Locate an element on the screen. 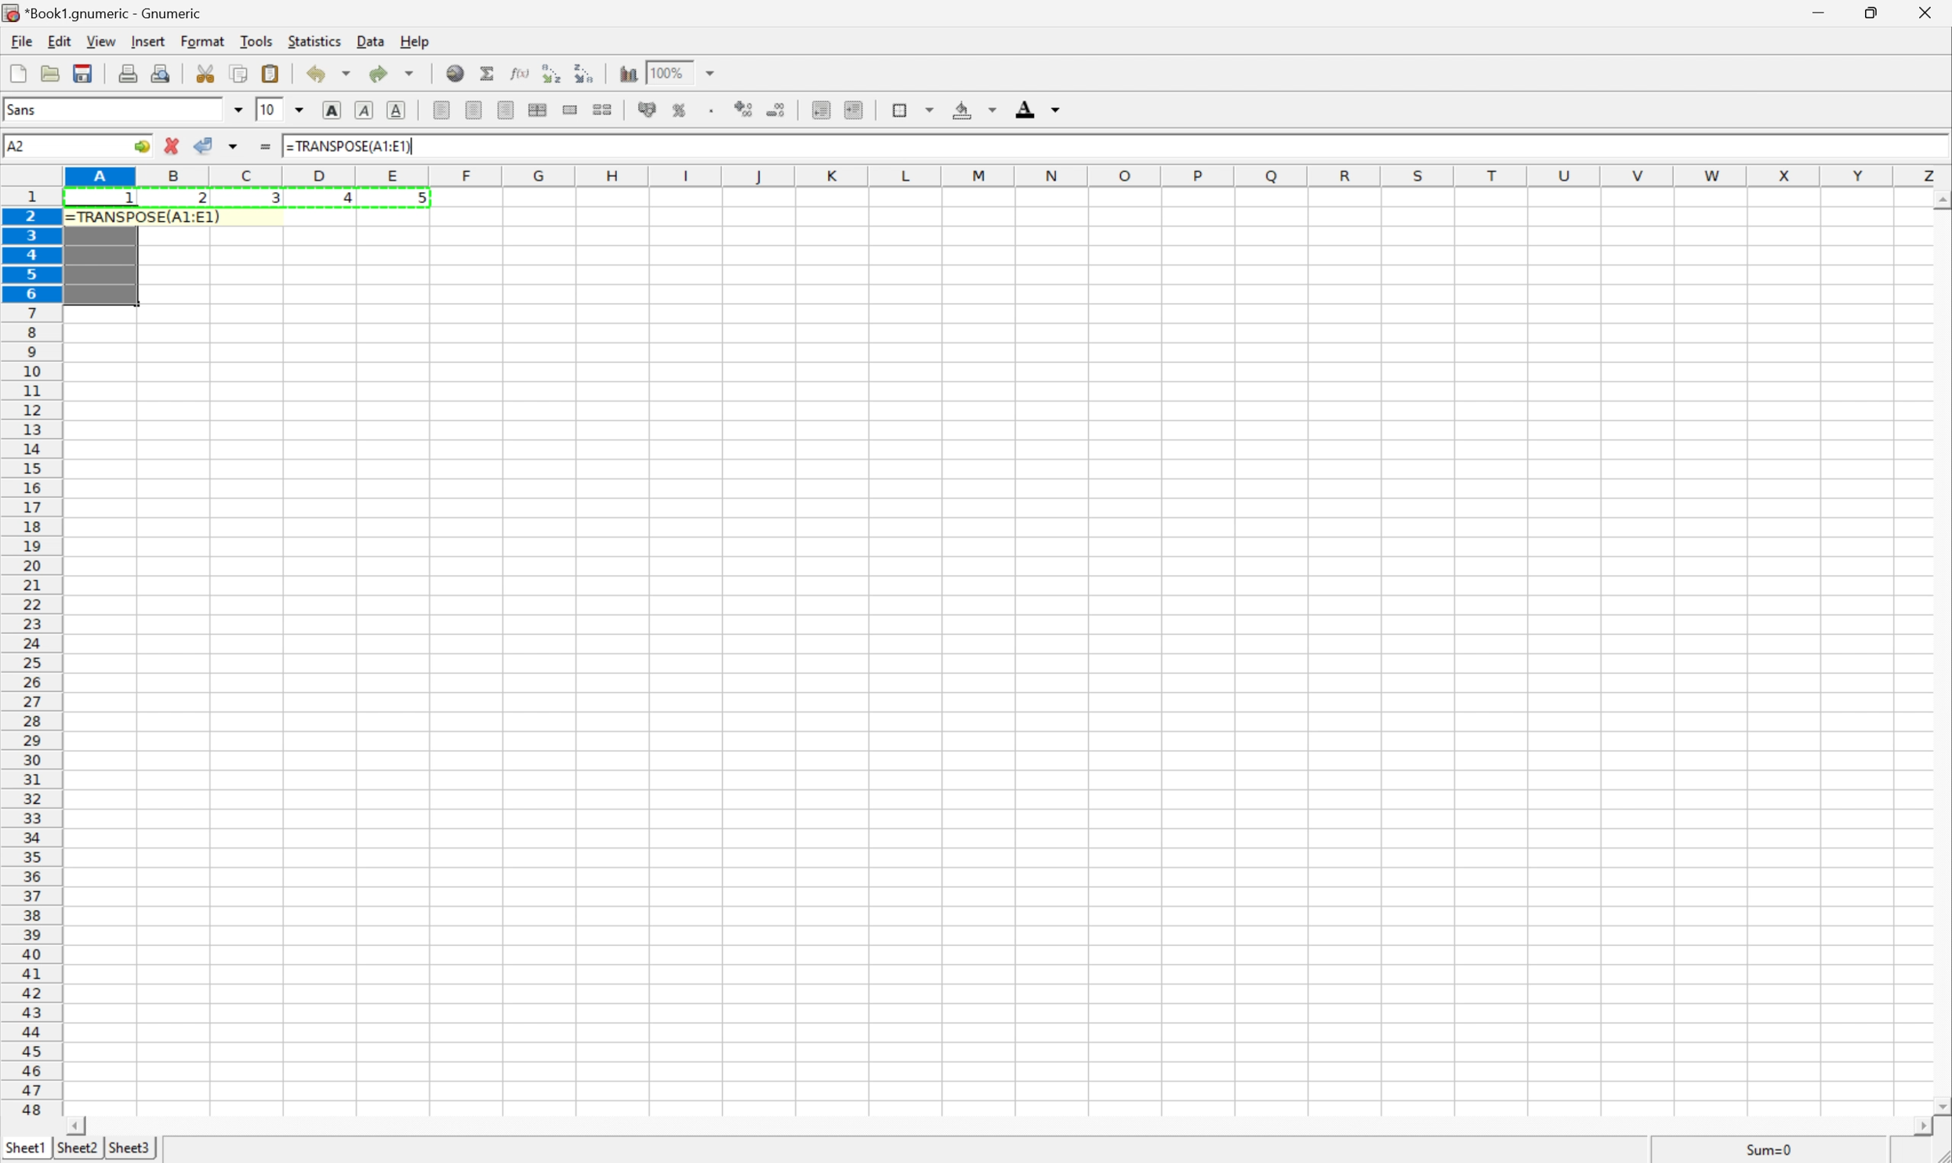 The height and width of the screenshot is (1163, 1952). drop down is located at coordinates (711, 73).